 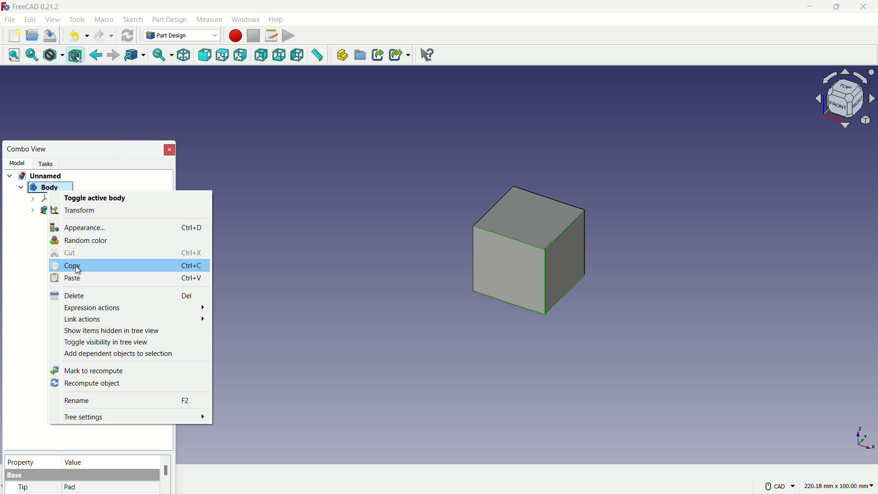 I want to click on create part, so click(x=341, y=55).